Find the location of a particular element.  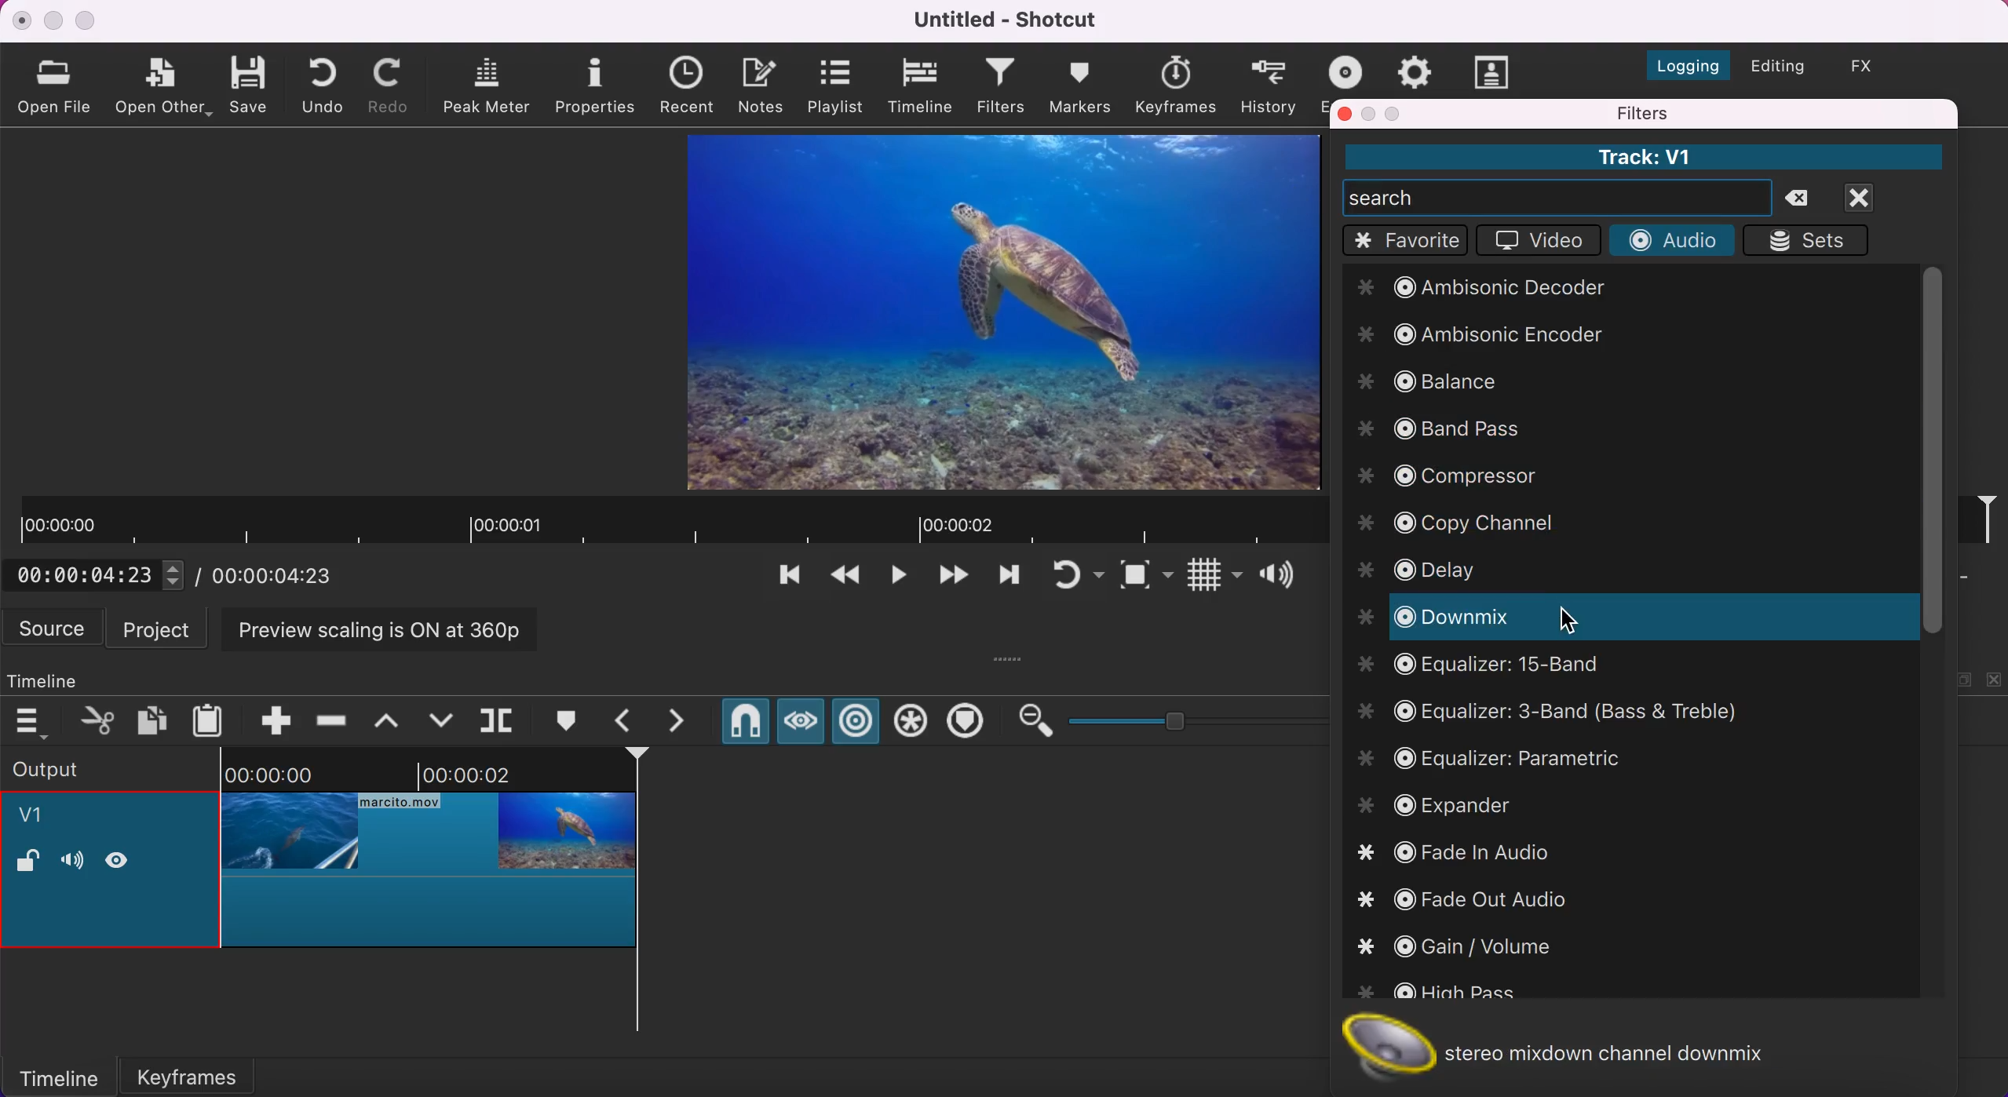

notes is located at coordinates (765, 83).